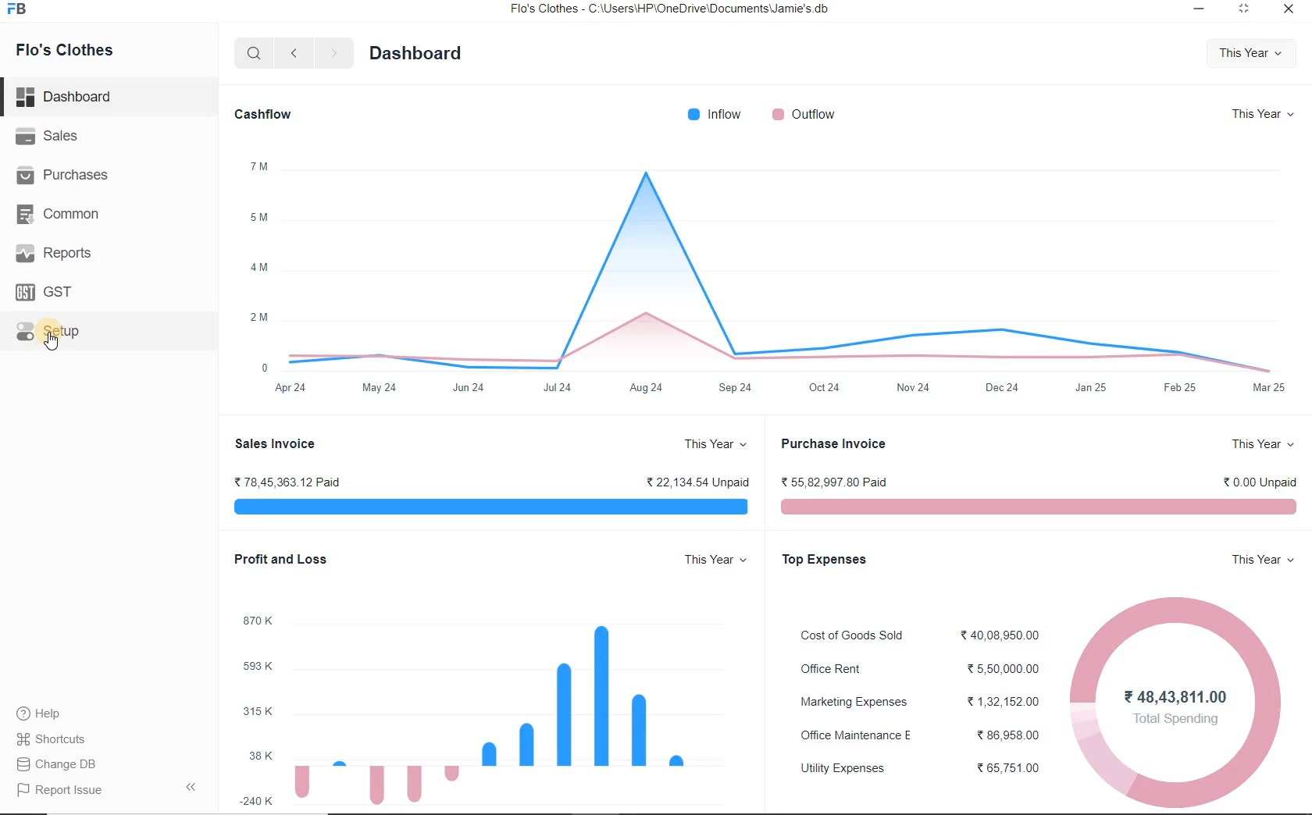 This screenshot has height=815, width=1312. What do you see at coordinates (696, 479) in the screenshot?
I see `22,134 54 Unpaid` at bounding box center [696, 479].